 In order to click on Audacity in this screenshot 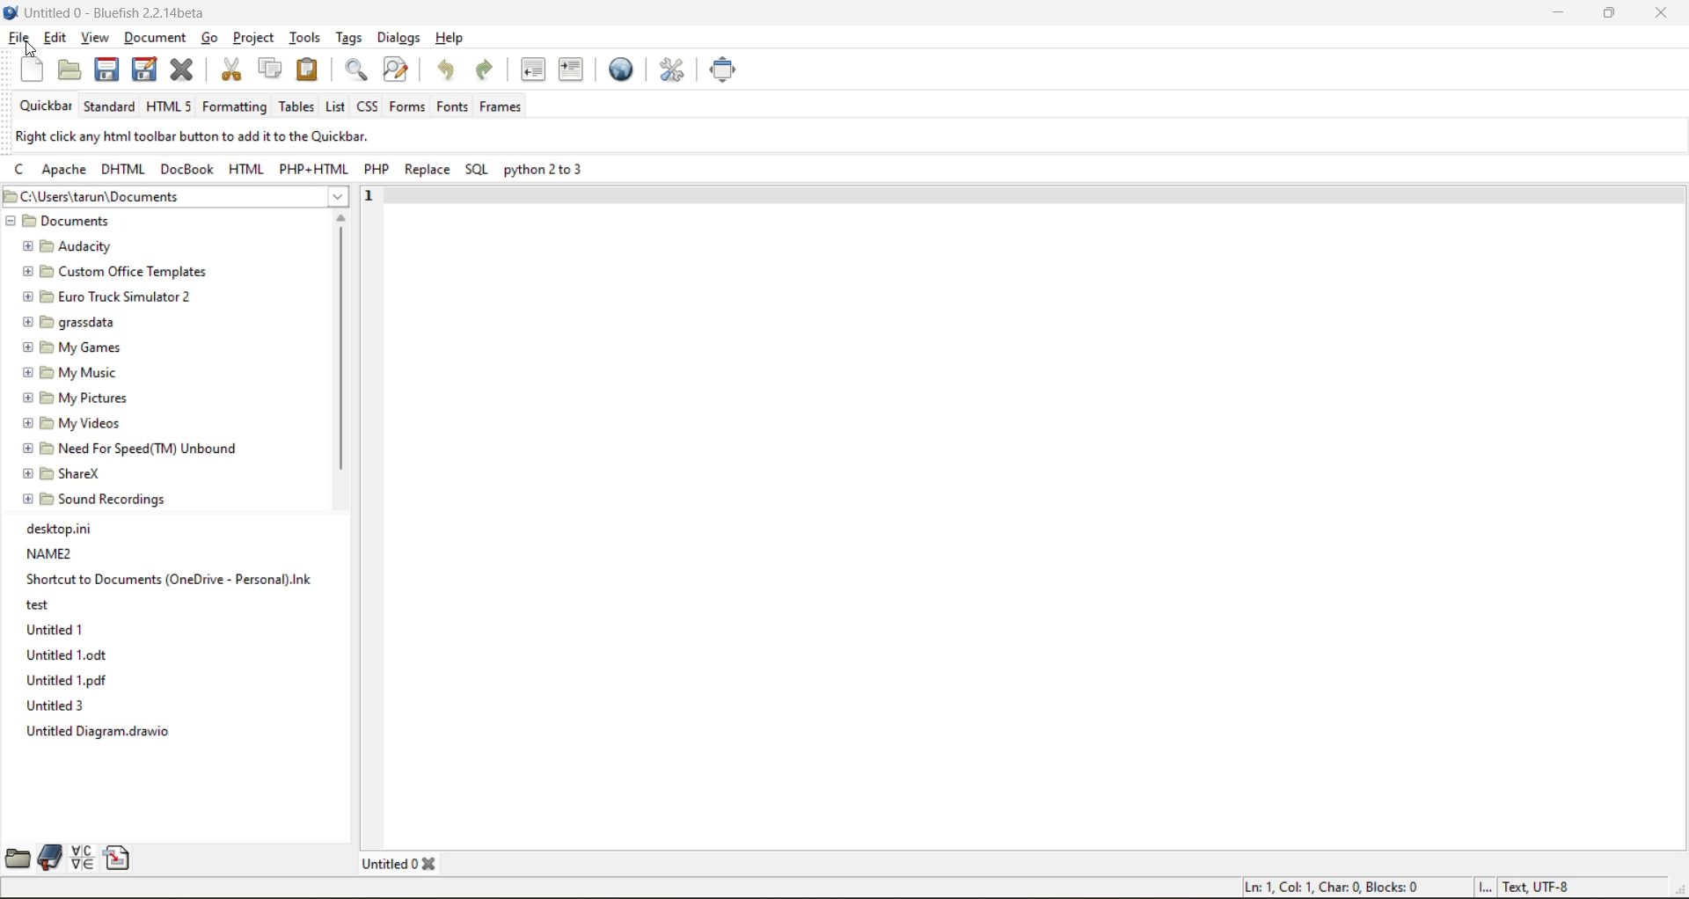, I will do `click(70, 245)`.